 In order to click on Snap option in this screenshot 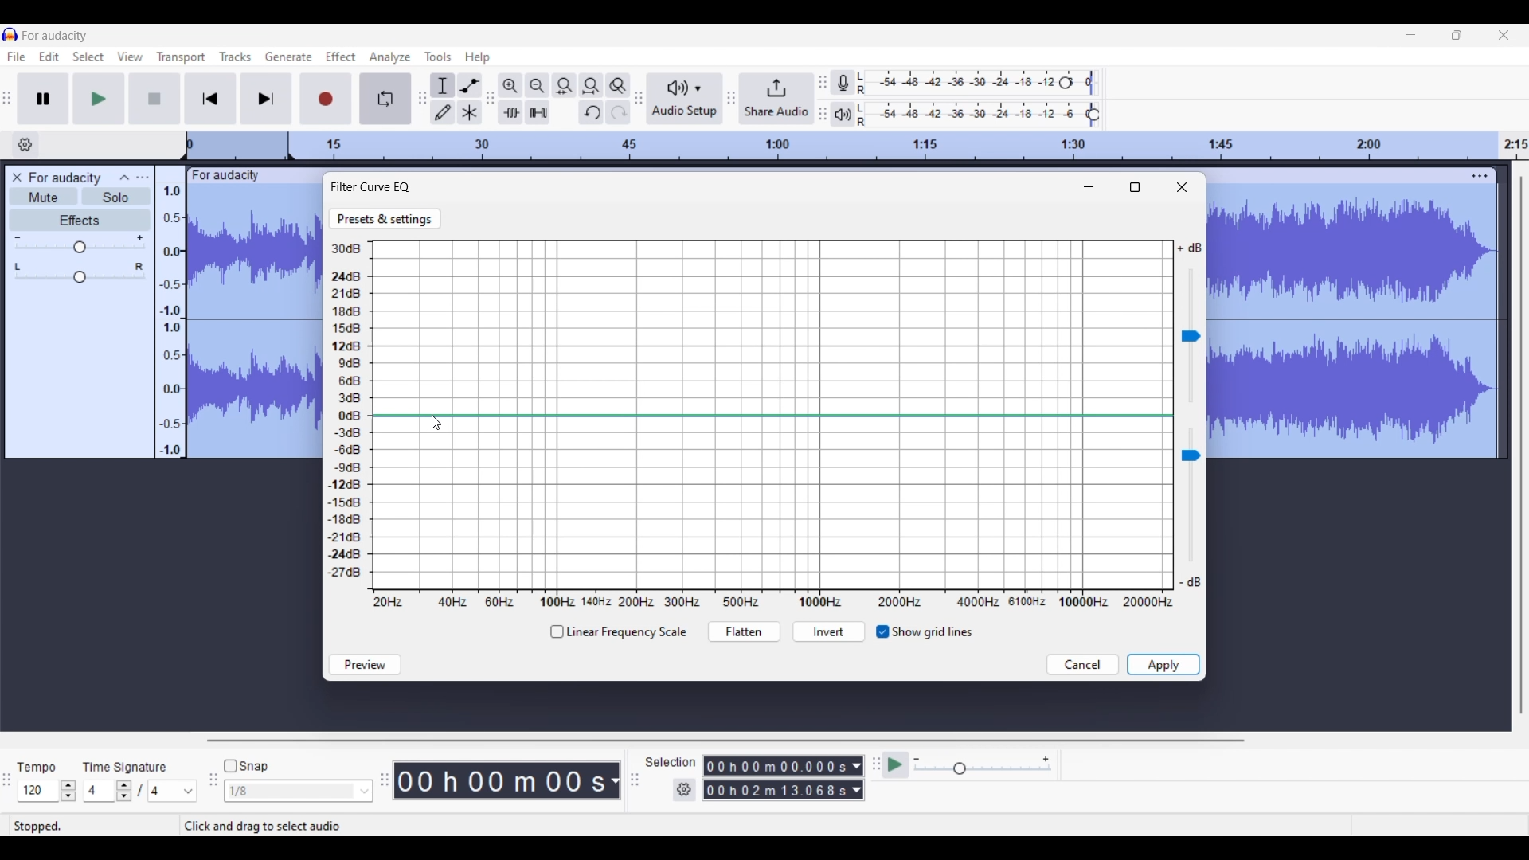, I will do `click(366, 792)`.